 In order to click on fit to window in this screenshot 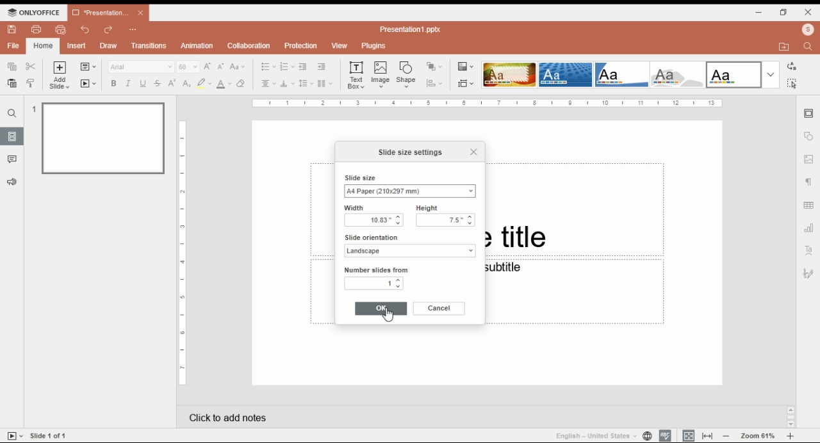, I will do `click(709, 435)`.